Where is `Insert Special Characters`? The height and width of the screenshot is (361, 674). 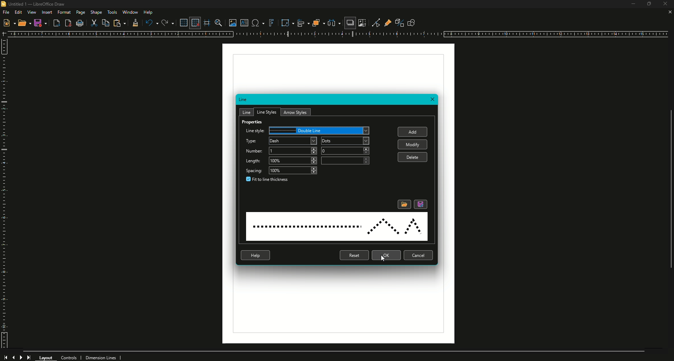
Insert Special Characters is located at coordinates (257, 23).